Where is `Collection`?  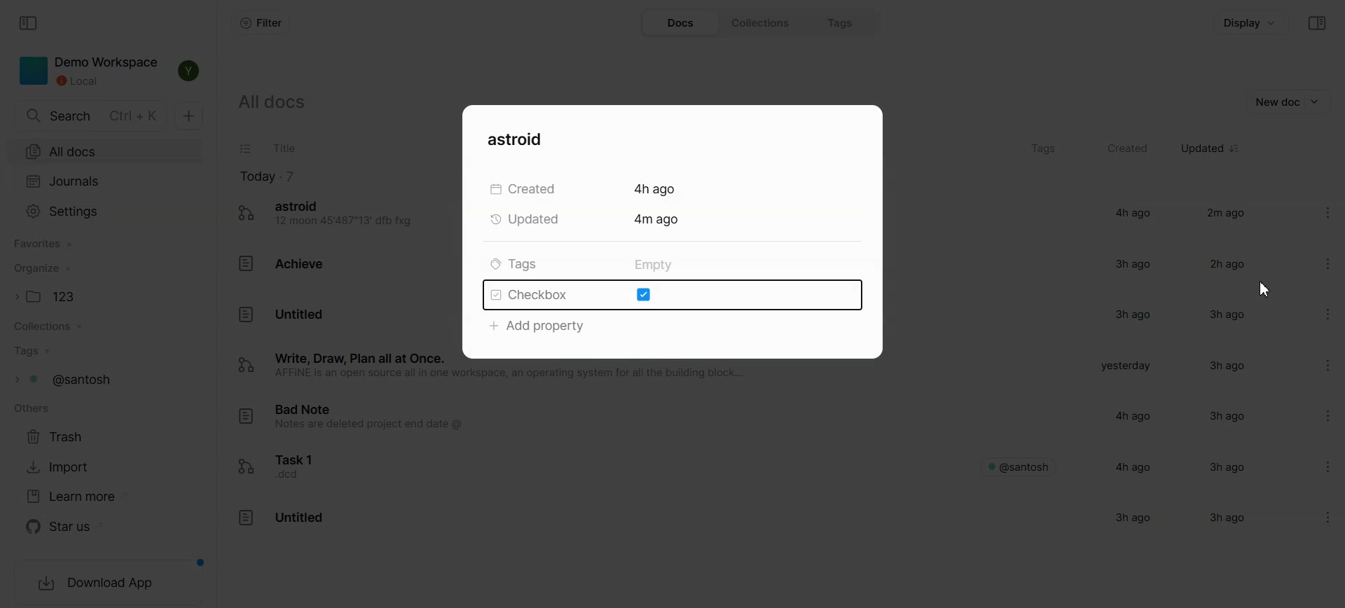 Collection is located at coordinates (105, 326).